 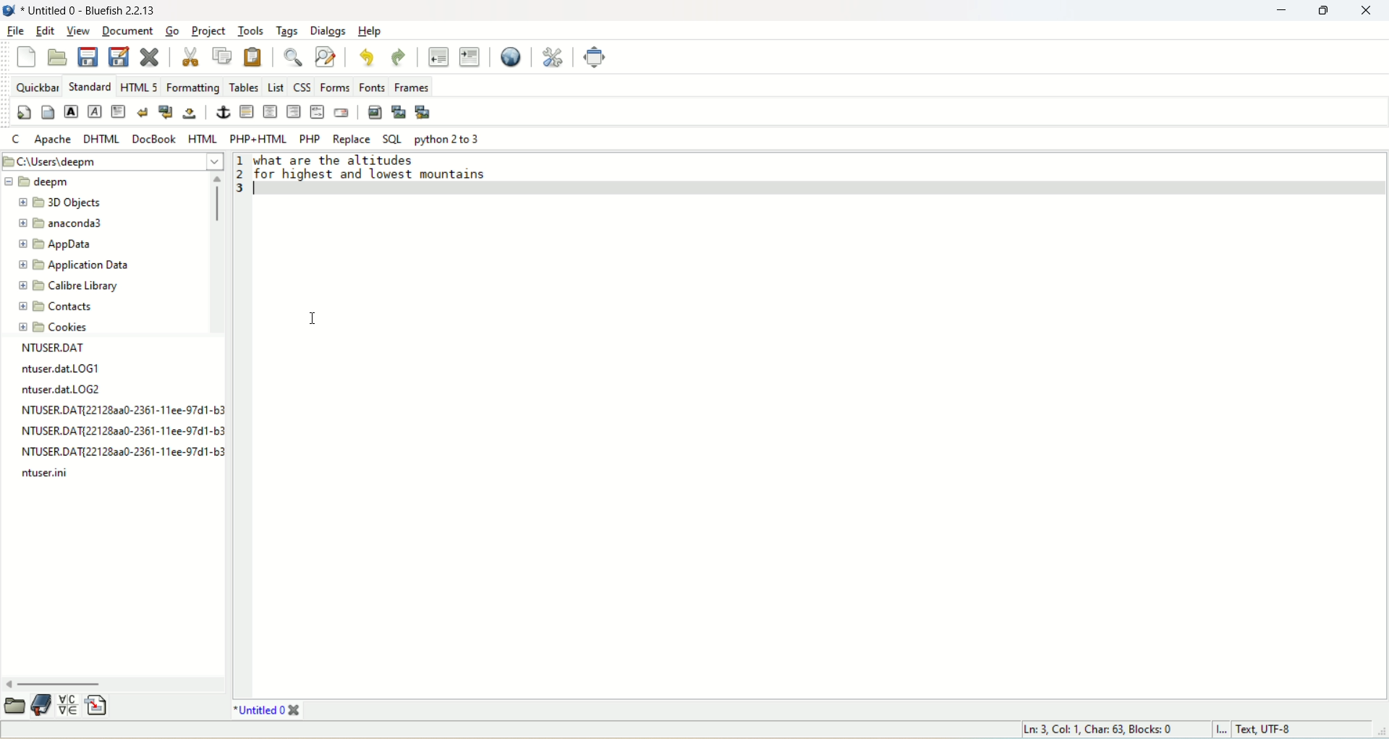 What do you see at coordinates (1223, 730) in the screenshot?
I see `I` at bounding box center [1223, 730].